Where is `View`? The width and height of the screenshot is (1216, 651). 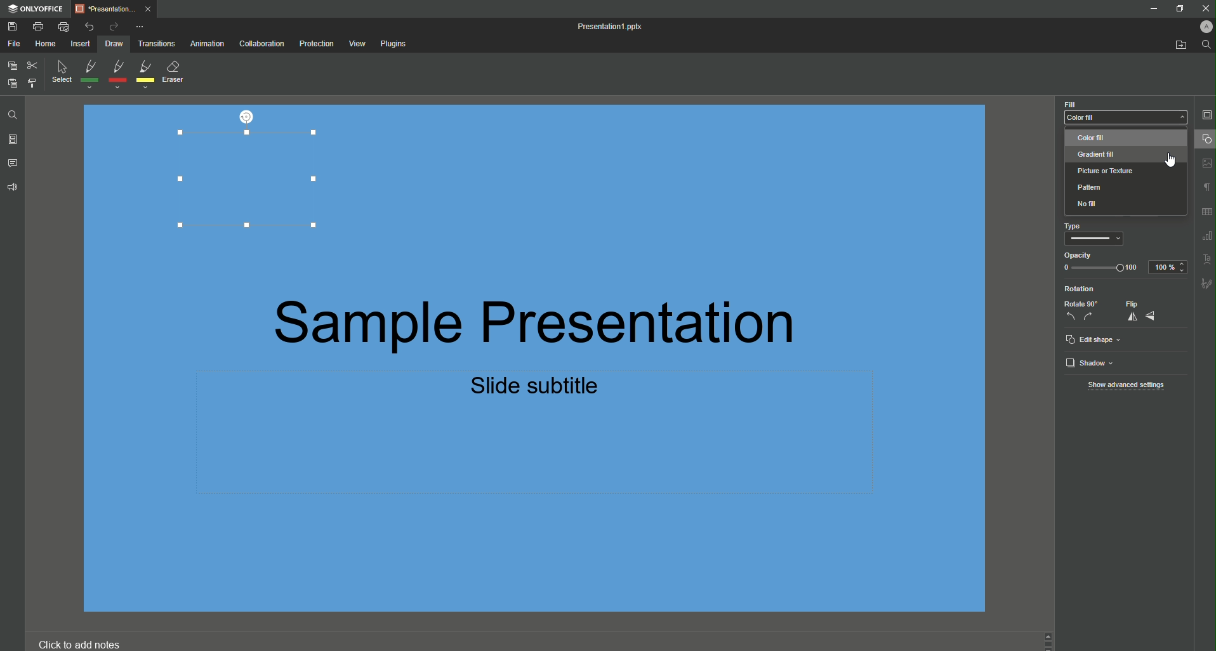 View is located at coordinates (357, 43).